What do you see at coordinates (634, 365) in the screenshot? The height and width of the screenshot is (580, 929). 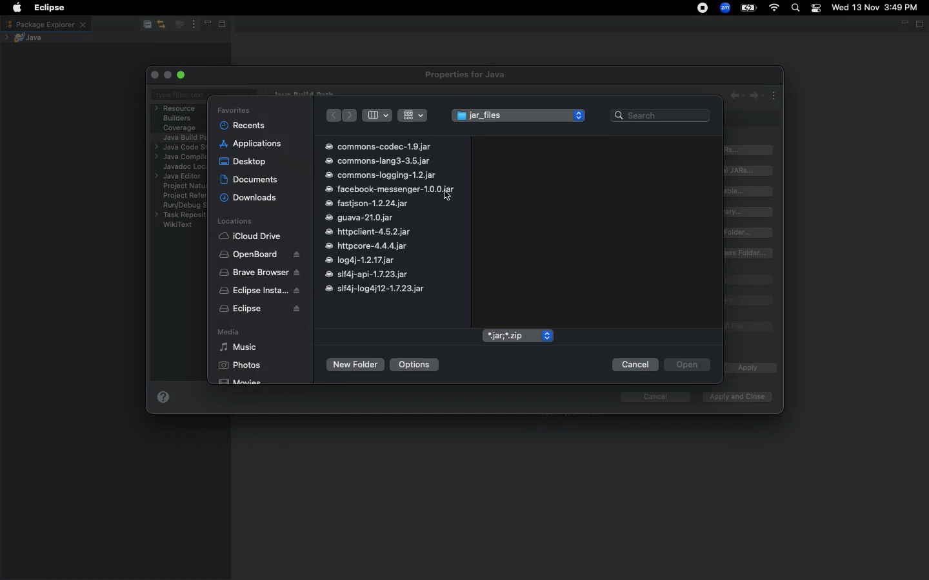 I see `Cancel` at bounding box center [634, 365].